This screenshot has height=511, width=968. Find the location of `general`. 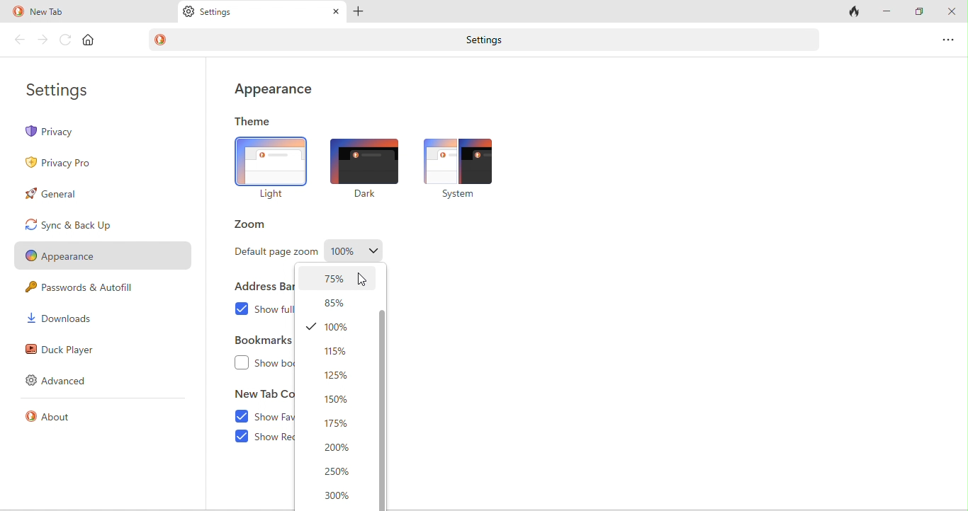

general is located at coordinates (72, 195).